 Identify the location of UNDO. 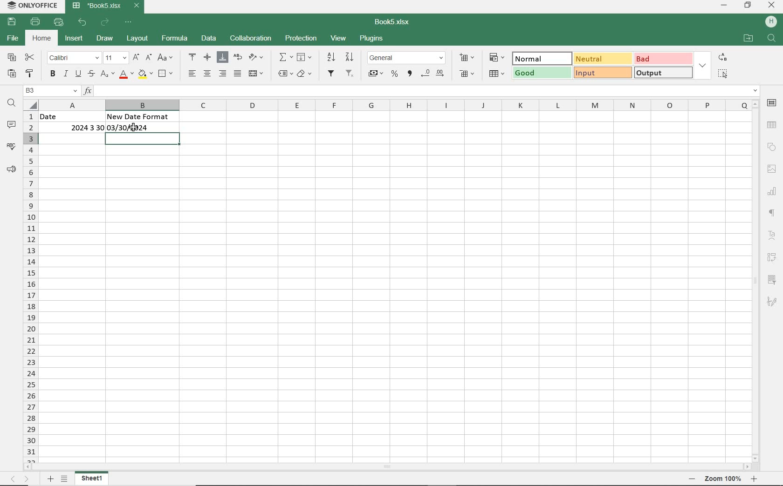
(82, 22).